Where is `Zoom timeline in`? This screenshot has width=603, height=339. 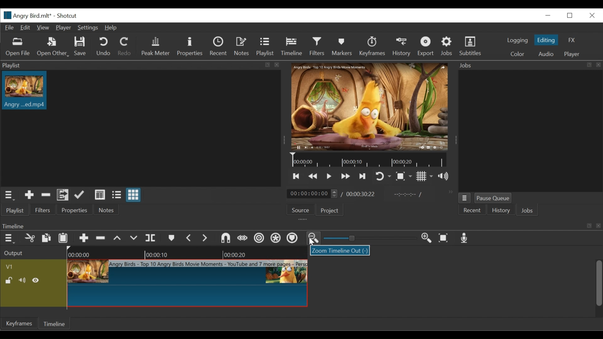
Zoom timeline in is located at coordinates (425, 237).